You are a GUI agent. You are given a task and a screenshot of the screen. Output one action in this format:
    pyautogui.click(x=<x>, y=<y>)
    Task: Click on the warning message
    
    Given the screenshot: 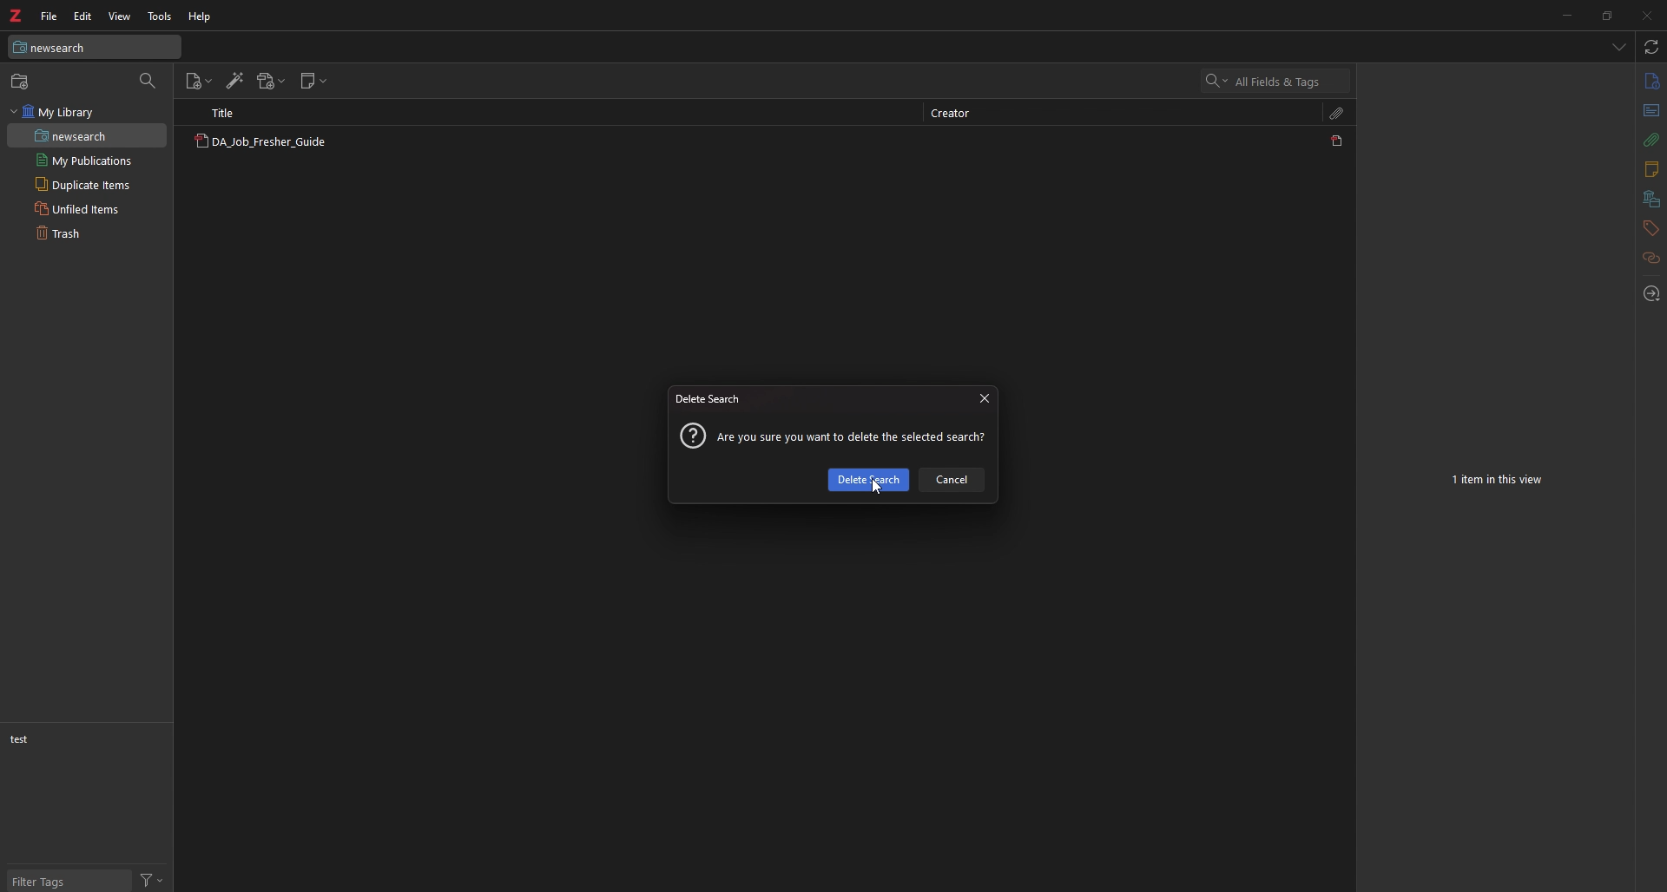 What is the action you would take?
    pyautogui.click(x=852, y=439)
    